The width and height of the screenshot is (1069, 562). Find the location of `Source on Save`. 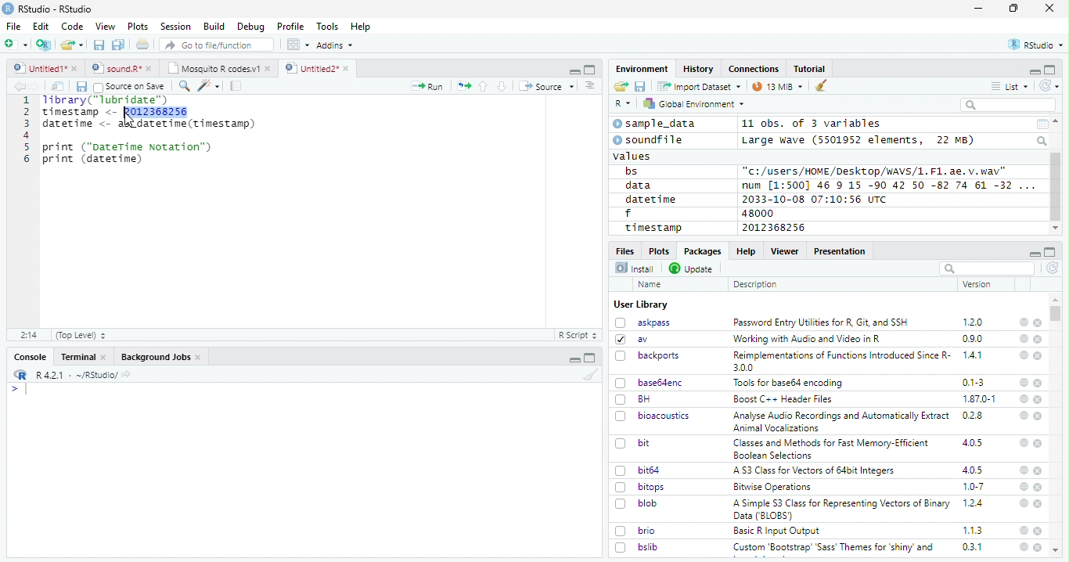

Source on Save is located at coordinates (128, 86).